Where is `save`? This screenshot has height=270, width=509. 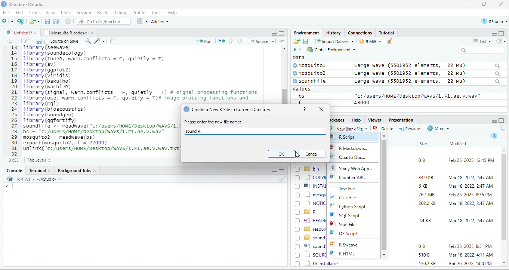
save is located at coordinates (305, 41).